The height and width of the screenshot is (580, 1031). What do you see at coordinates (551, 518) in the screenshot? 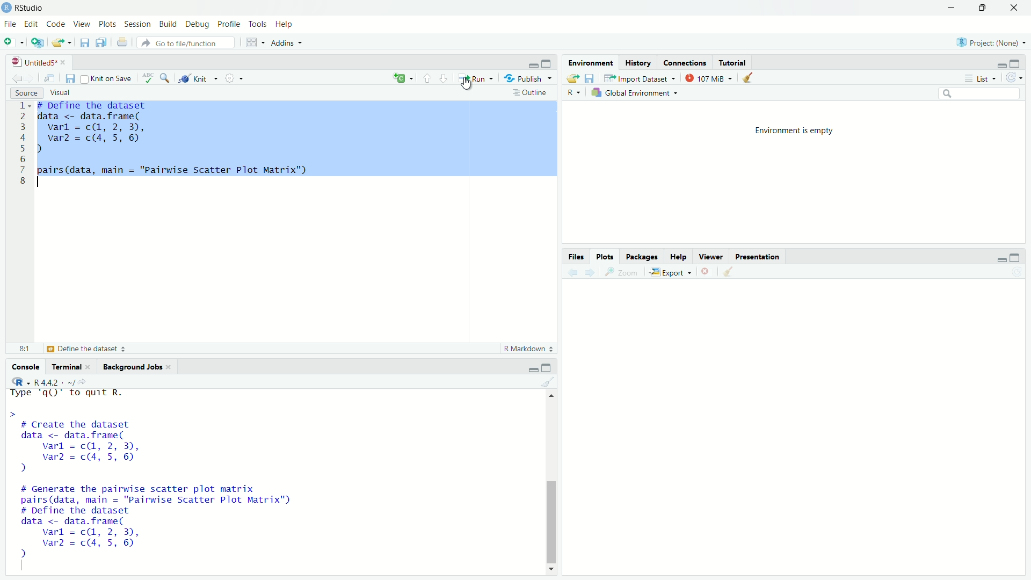
I see `Scrollbar` at bounding box center [551, 518].